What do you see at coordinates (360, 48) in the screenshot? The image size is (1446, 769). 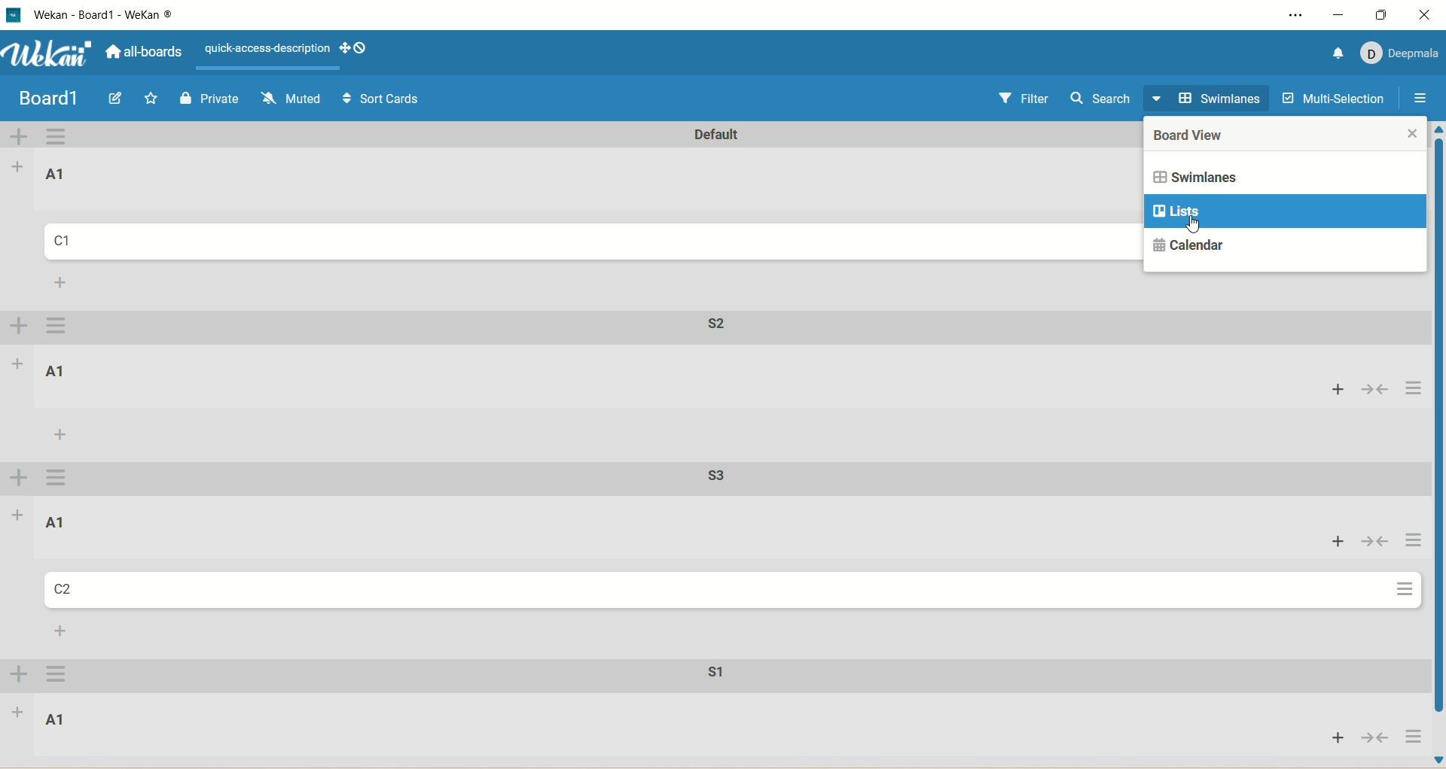 I see `show-desktop-drag-handles` at bounding box center [360, 48].